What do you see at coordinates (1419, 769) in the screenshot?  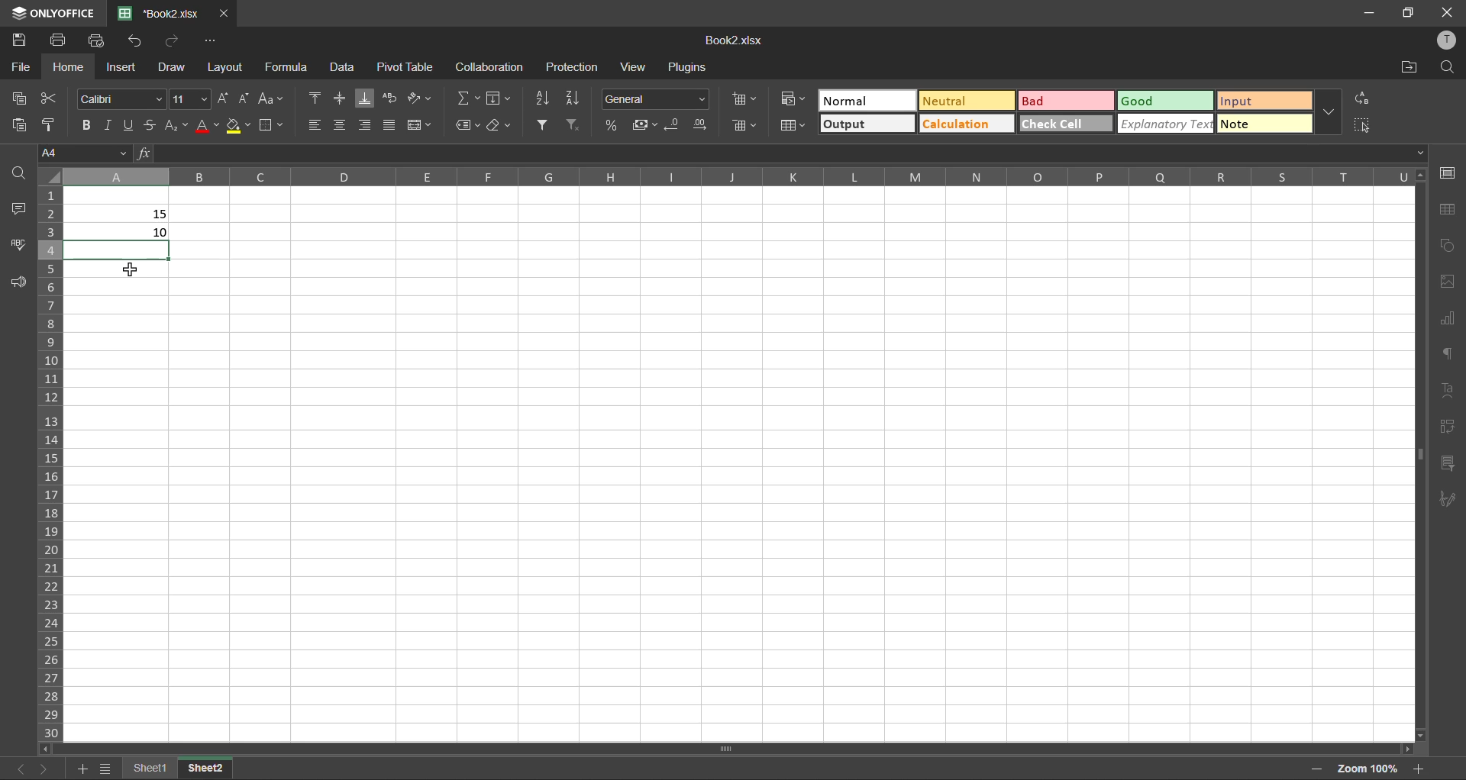 I see `zoom in` at bounding box center [1419, 769].